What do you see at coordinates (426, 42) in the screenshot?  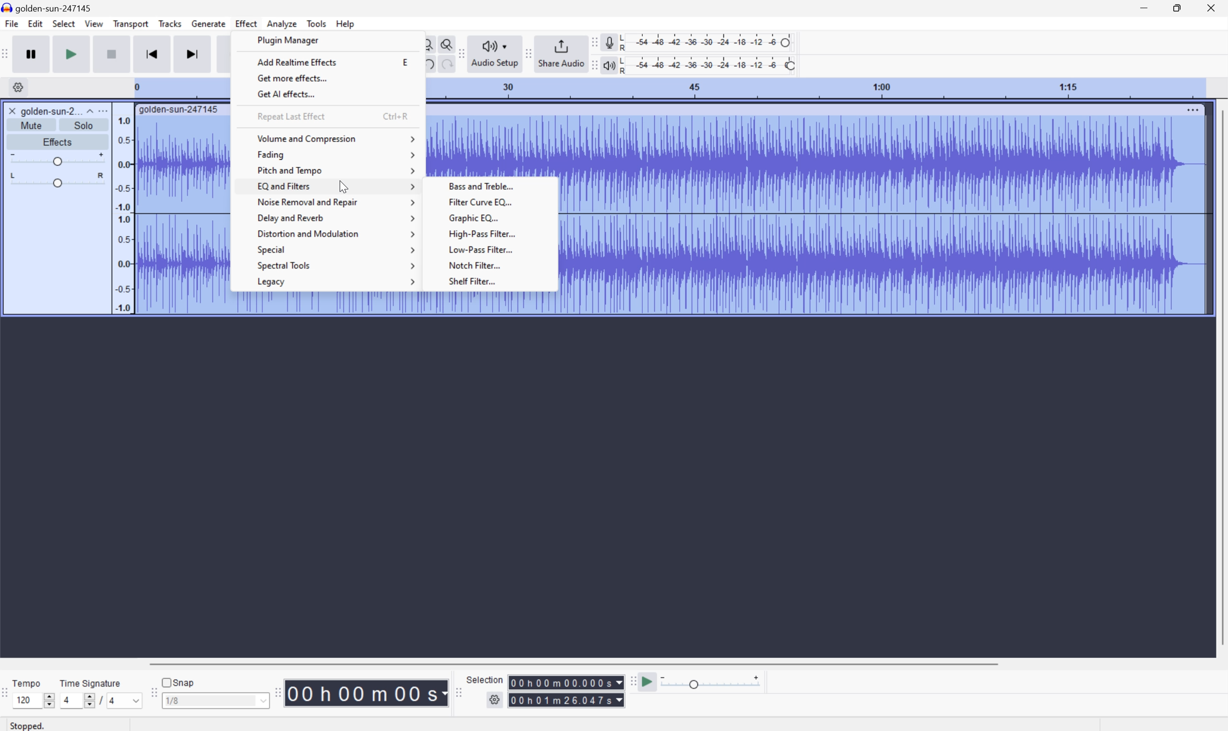 I see `Fit project to width` at bounding box center [426, 42].